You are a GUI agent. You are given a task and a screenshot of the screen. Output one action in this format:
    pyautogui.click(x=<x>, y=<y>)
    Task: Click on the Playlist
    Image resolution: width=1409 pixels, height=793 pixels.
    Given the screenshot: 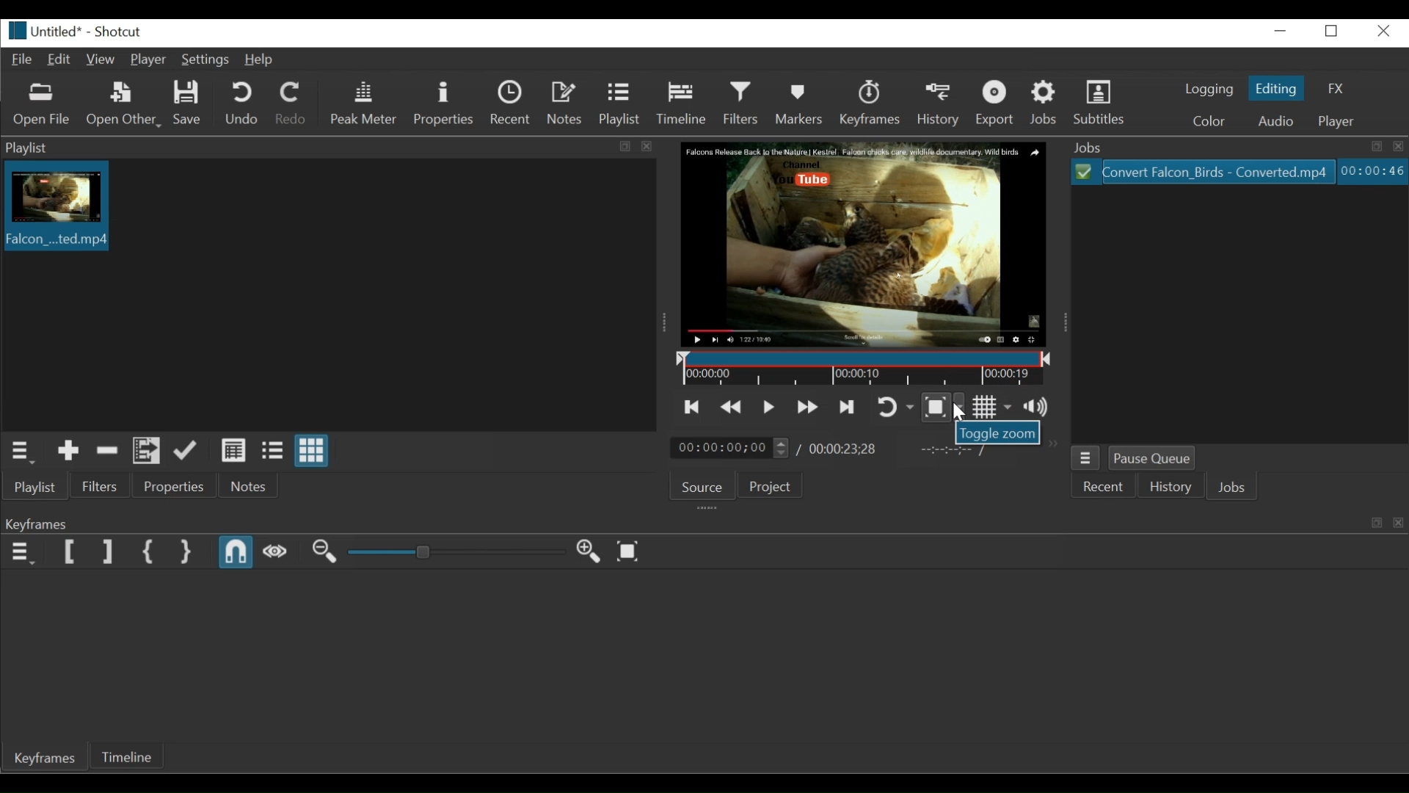 What is the action you would take?
    pyautogui.click(x=619, y=104)
    